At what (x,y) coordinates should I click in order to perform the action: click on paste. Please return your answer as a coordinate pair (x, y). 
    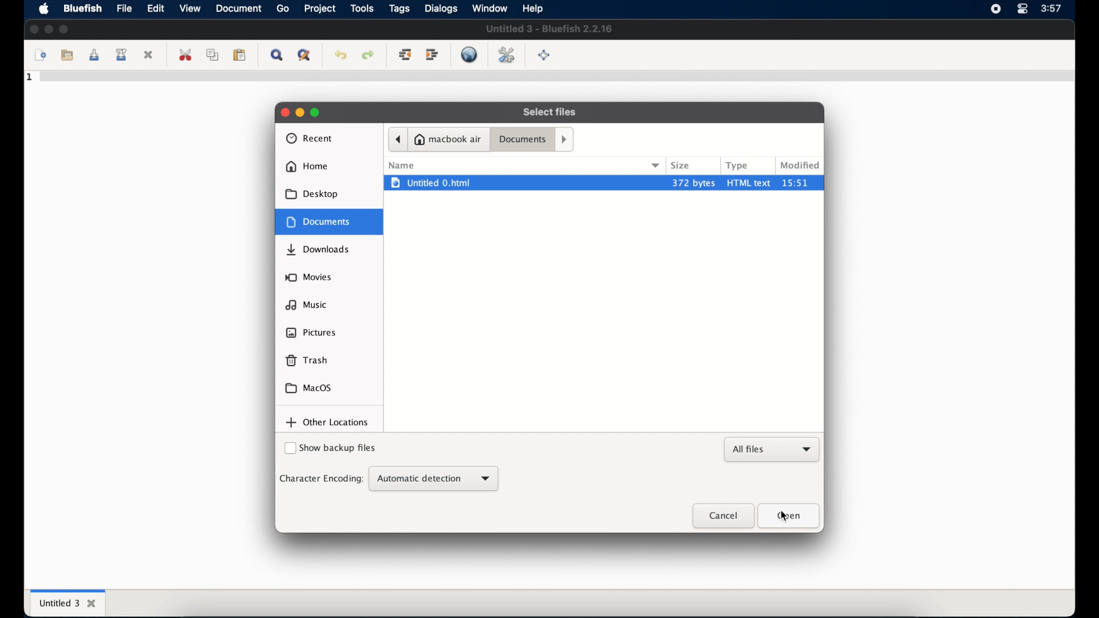
    Looking at the image, I should click on (240, 56).